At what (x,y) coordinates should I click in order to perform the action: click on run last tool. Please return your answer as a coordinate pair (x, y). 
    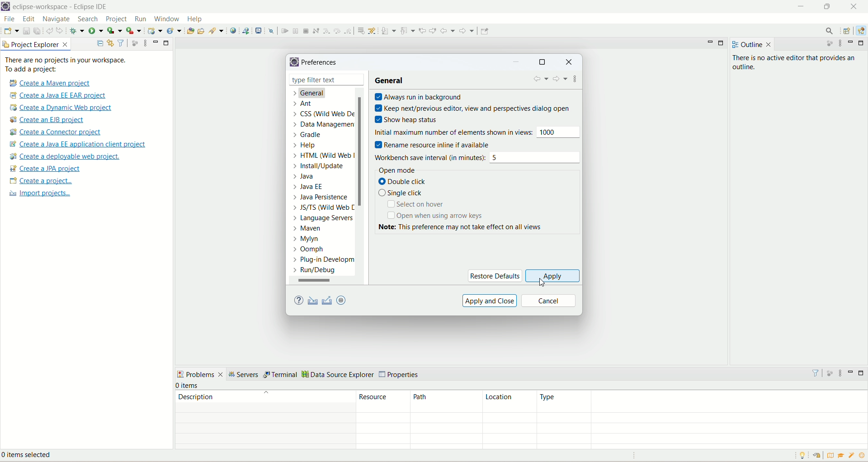
    Looking at the image, I should click on (133, 31).